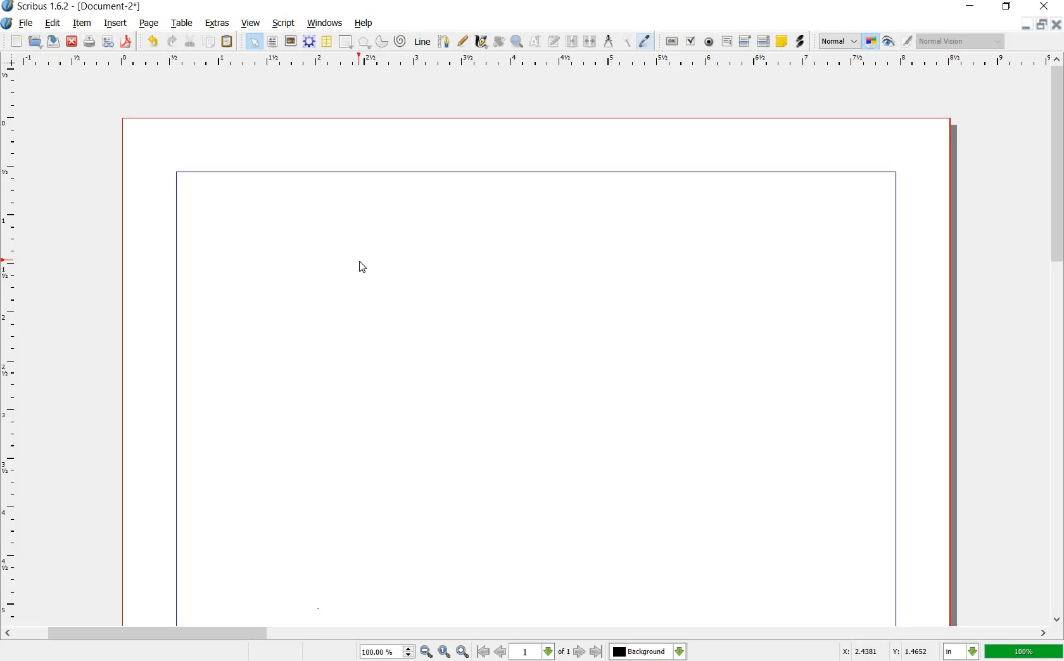 The image size is (1064, 661). I want to click on ARC, so click(382, 41).